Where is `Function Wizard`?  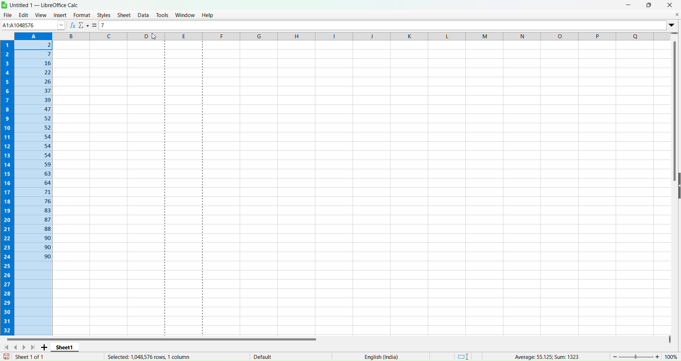
Function Wizard is located at coordinates (73, 25).